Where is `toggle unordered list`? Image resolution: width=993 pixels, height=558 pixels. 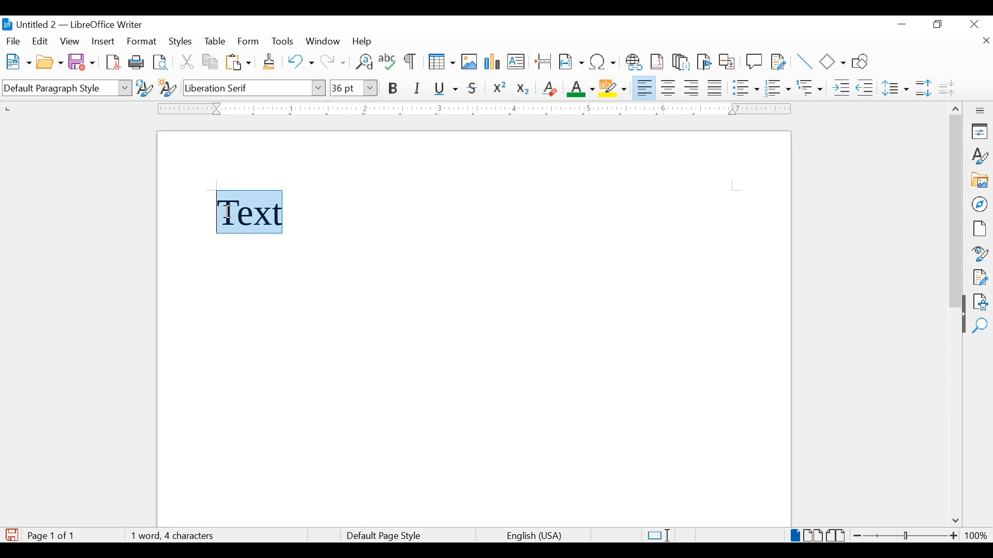 toggle unordered list is located at coordinates (746, 87).